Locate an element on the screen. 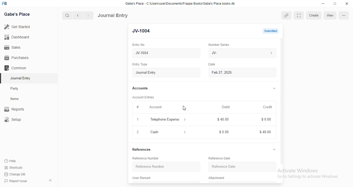  Previous is located at coordinates (78, 16).